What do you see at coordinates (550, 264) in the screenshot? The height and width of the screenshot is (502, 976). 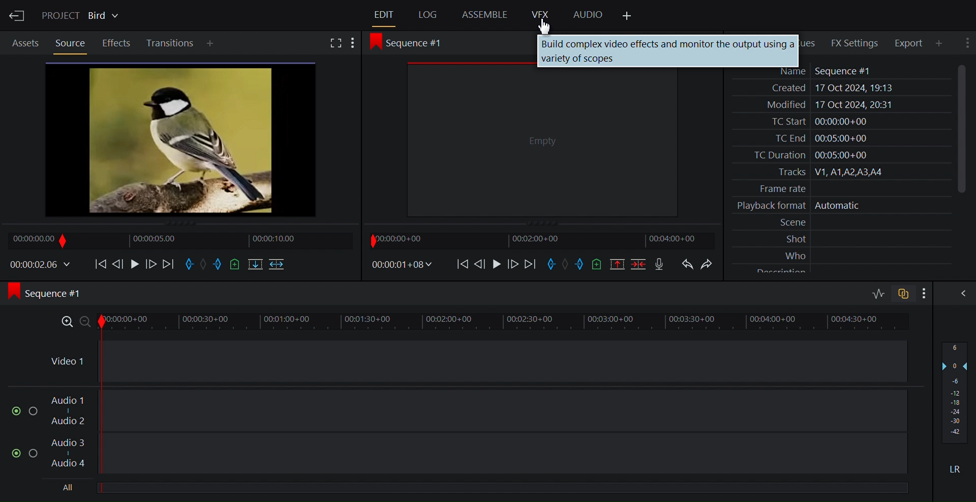 I see `Mark in` at bounding box center [550, 264].